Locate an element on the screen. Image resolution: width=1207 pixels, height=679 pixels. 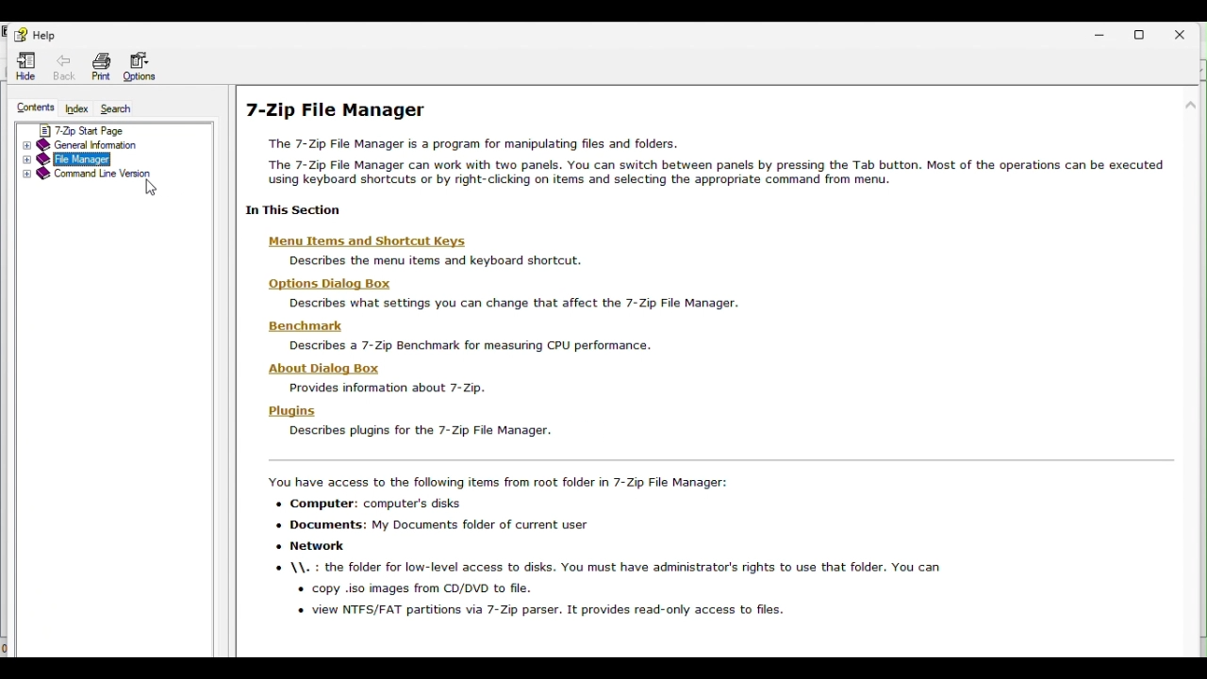
back is located at coordinates (68, 69).